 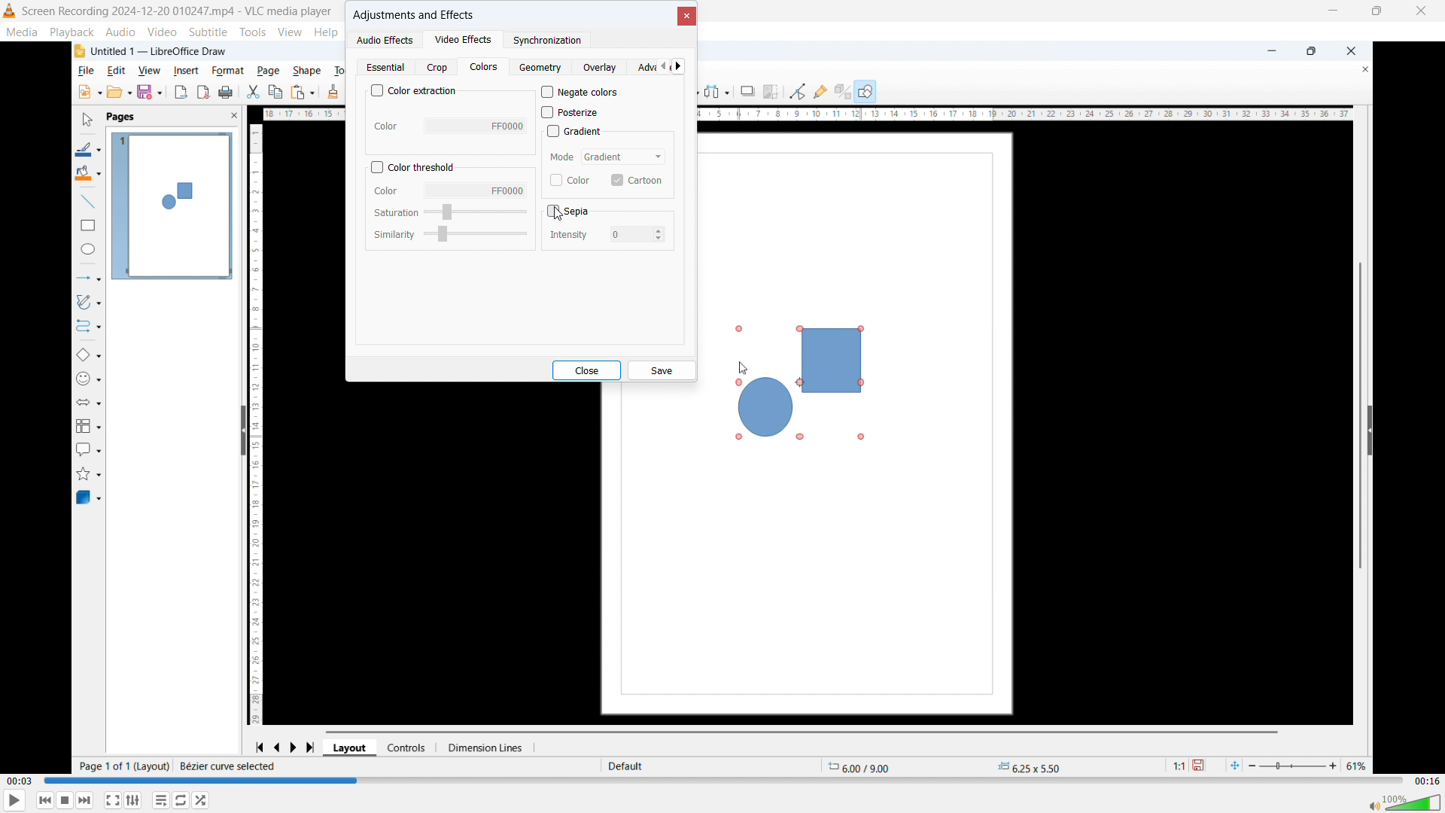 What do you see at coordinates (545, 40) in the screenshot?
I see `synchronisation ` at bounding box center [545, 40].